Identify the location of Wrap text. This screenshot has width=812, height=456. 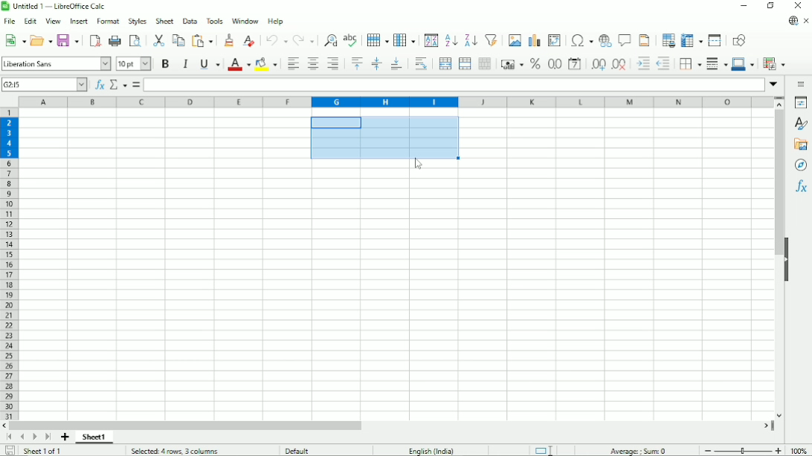
(420, 64).